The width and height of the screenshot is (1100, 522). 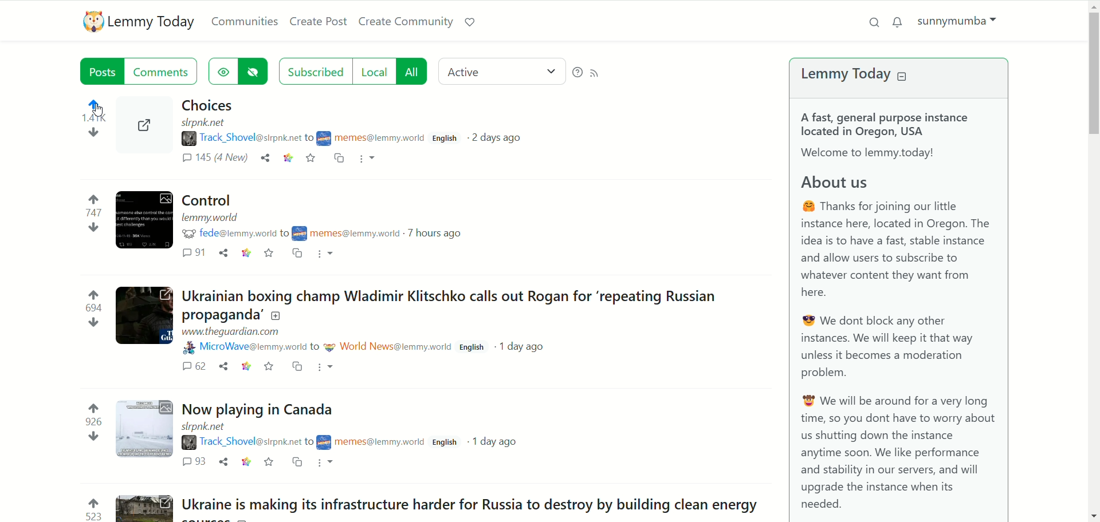 What do you see at coordinates (195, 366) in the screenshot?
I see `62 comments` at bounding box center [195, 366].